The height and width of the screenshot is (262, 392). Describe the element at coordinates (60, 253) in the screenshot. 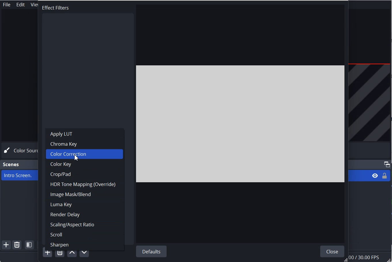

I see `Remove selected filter` at that location.